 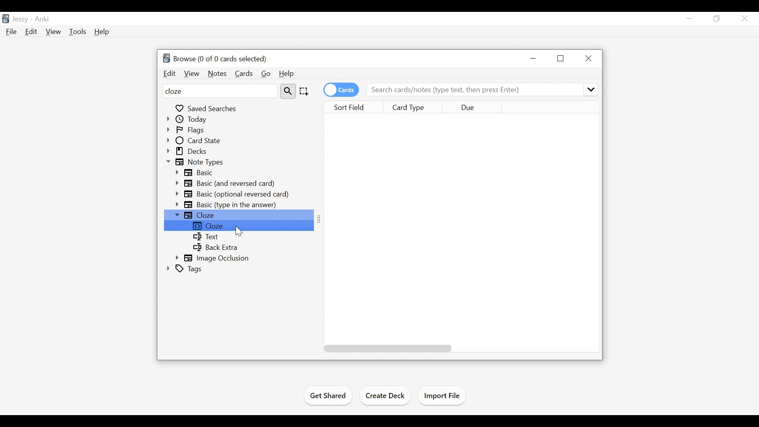 What do you see at coordinates (187, 131) in the screenshot?
I see `` at bounding box center [187, 131].